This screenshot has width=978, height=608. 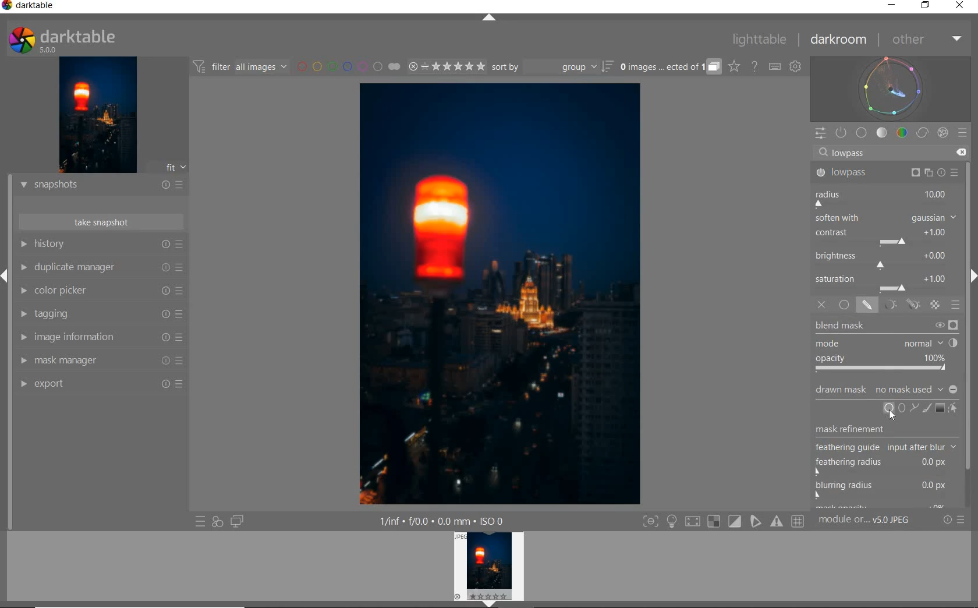 What do you see at coordinates (882, 133) in the screenshot?
I see `TONE` at bounding box center [882, 133].